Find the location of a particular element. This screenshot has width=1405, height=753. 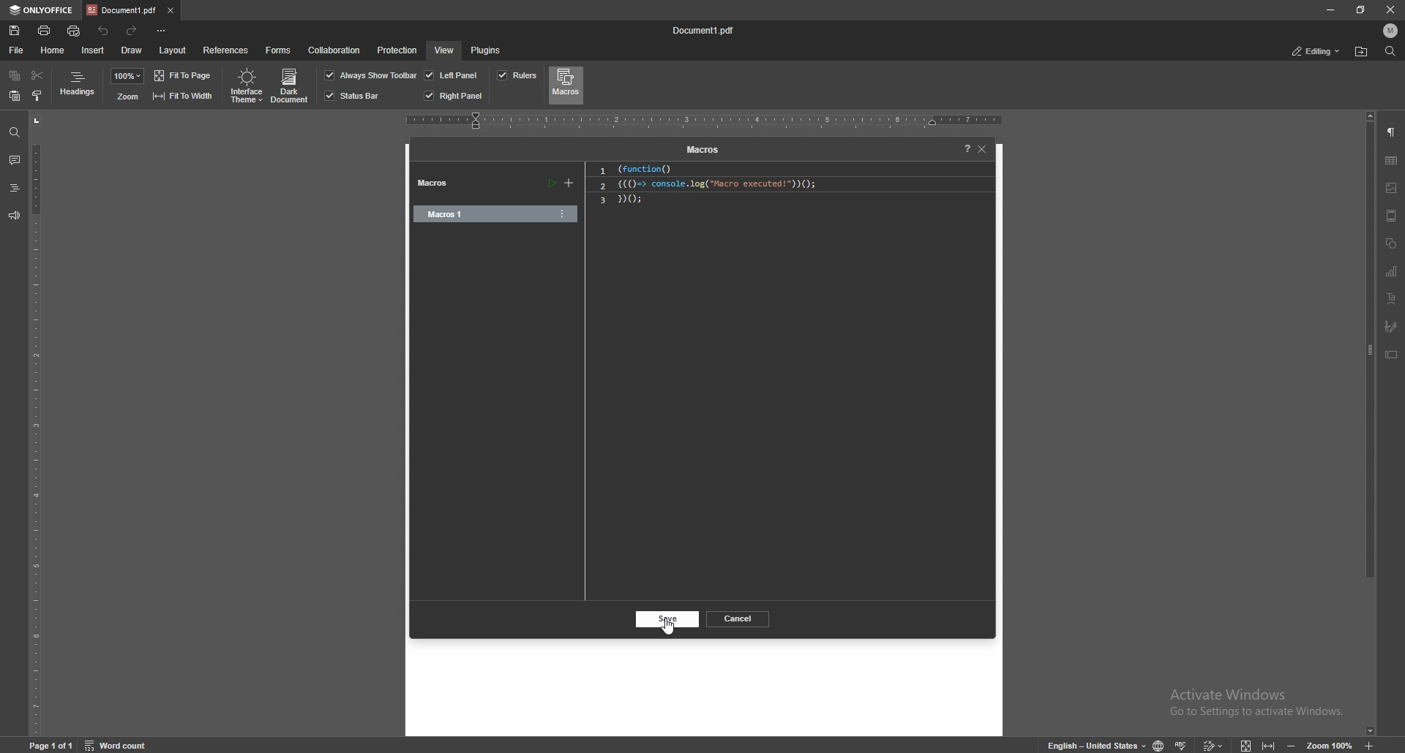

right panel is located at coordinates (454, 96).